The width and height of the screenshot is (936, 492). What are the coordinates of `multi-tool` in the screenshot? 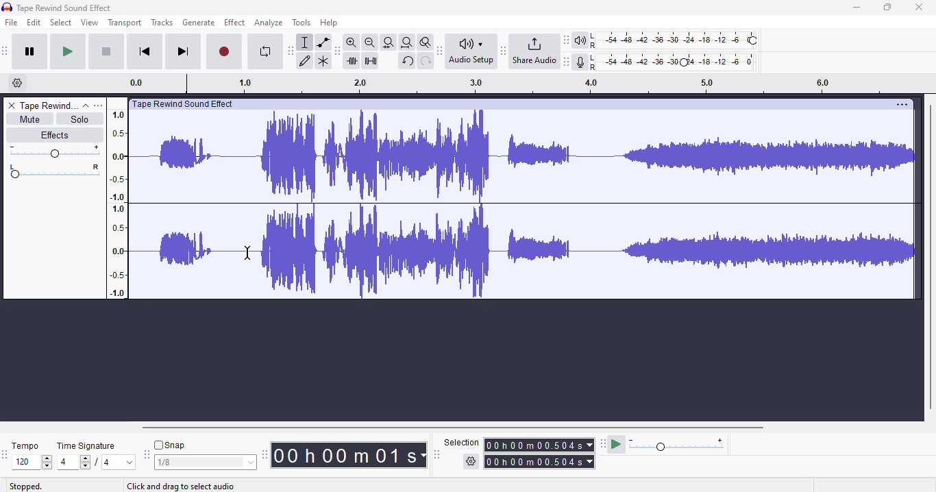 It's located at (323, 62).